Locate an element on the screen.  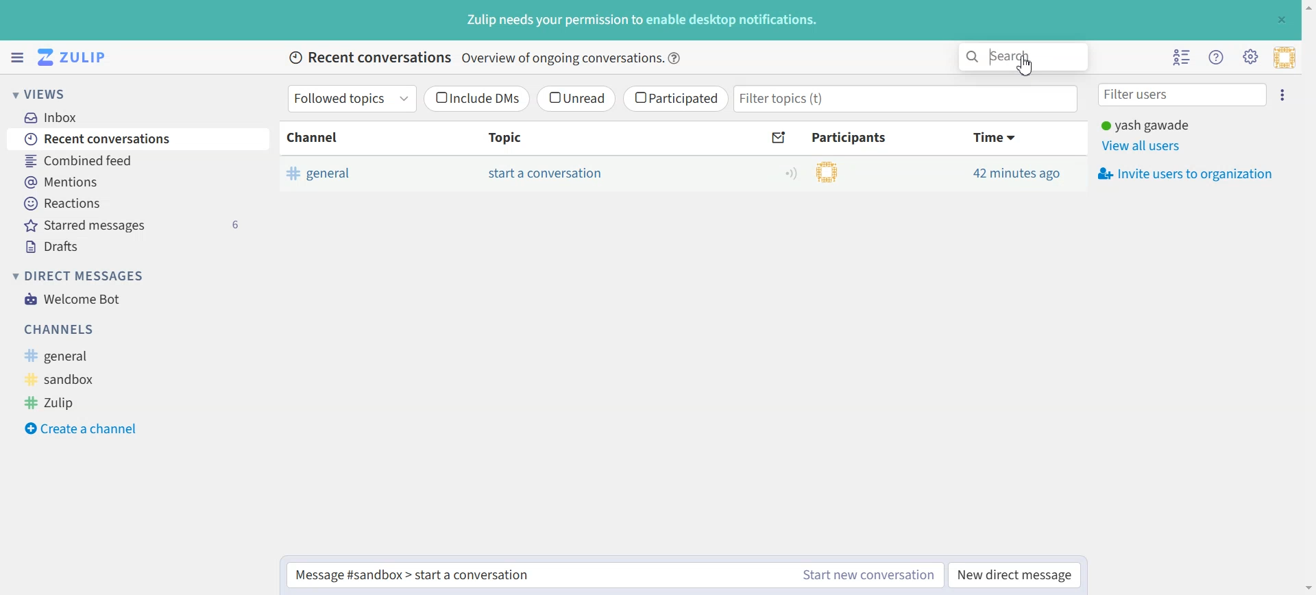
Ellipsis is located at coordinates (1286, 95).